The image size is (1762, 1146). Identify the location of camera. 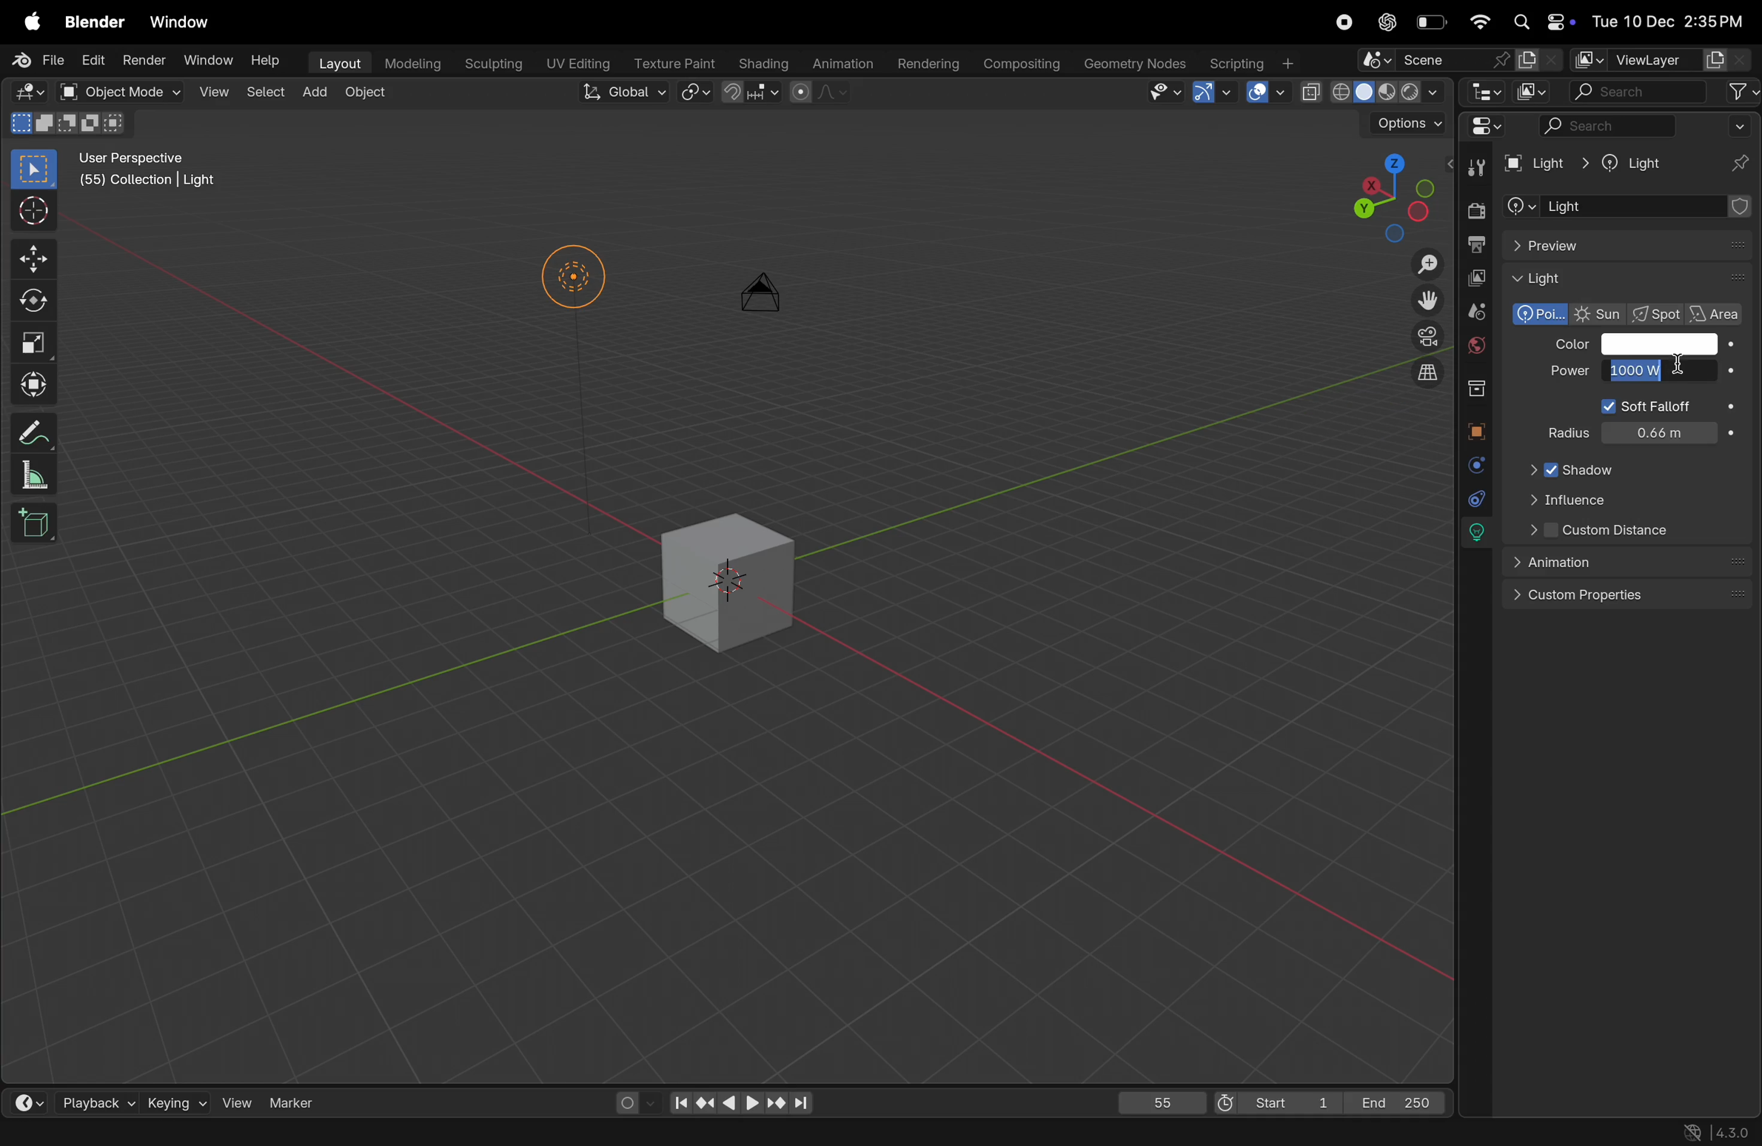
(767, 301).